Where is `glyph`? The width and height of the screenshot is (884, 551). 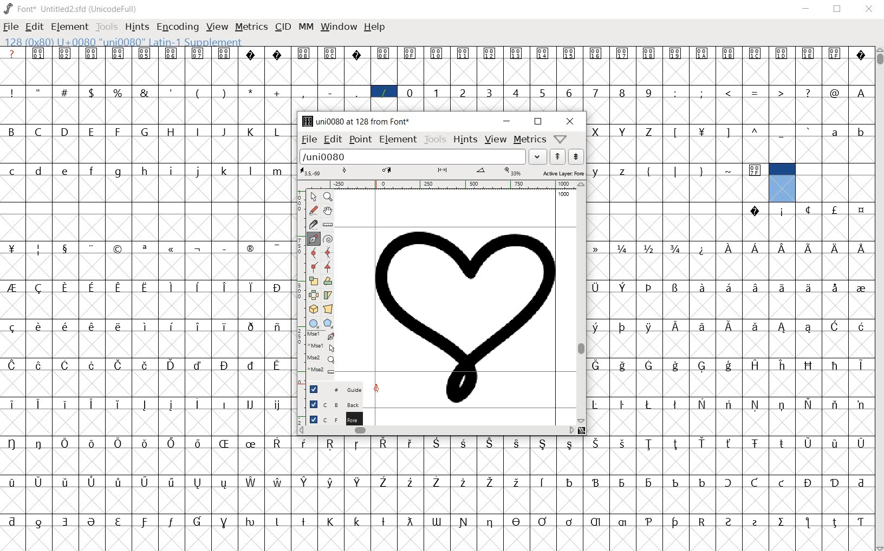
glyph is located at coordinates (782, 134).